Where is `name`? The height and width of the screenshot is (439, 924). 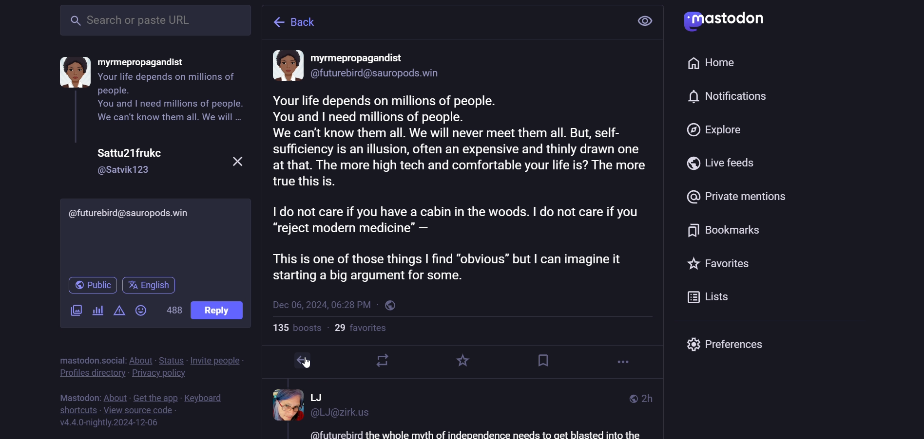 name is located at coordinates (132, 151).